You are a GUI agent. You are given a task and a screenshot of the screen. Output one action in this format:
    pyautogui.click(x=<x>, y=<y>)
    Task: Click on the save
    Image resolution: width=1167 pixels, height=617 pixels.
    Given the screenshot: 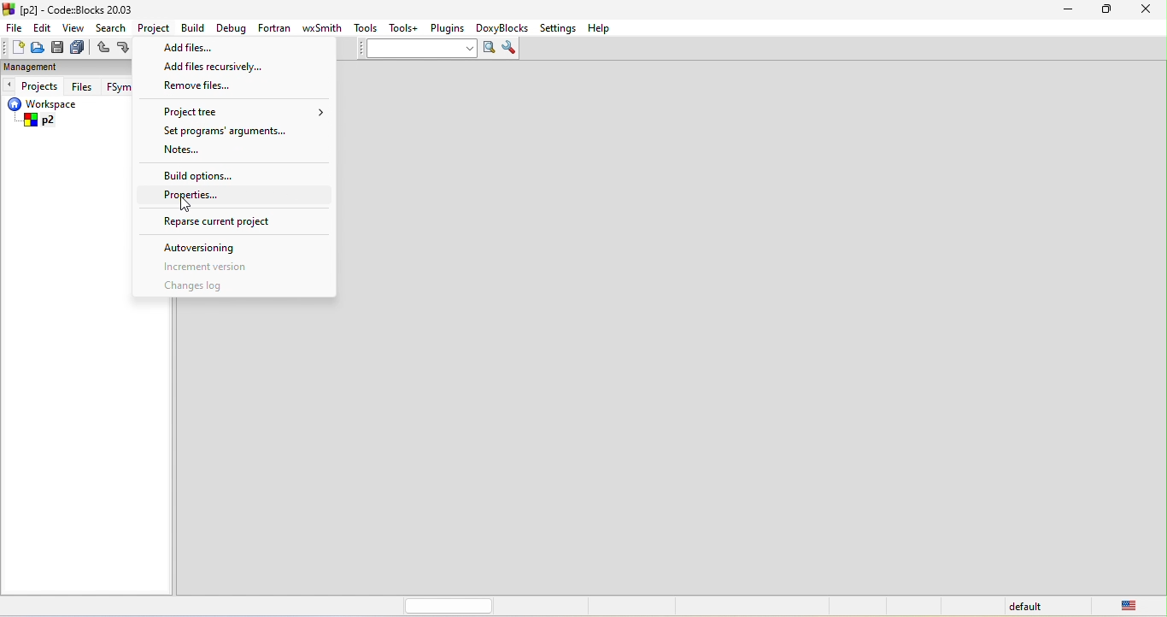 What is the action you would take?
    pyautogui.click(x=58, y=47)
    